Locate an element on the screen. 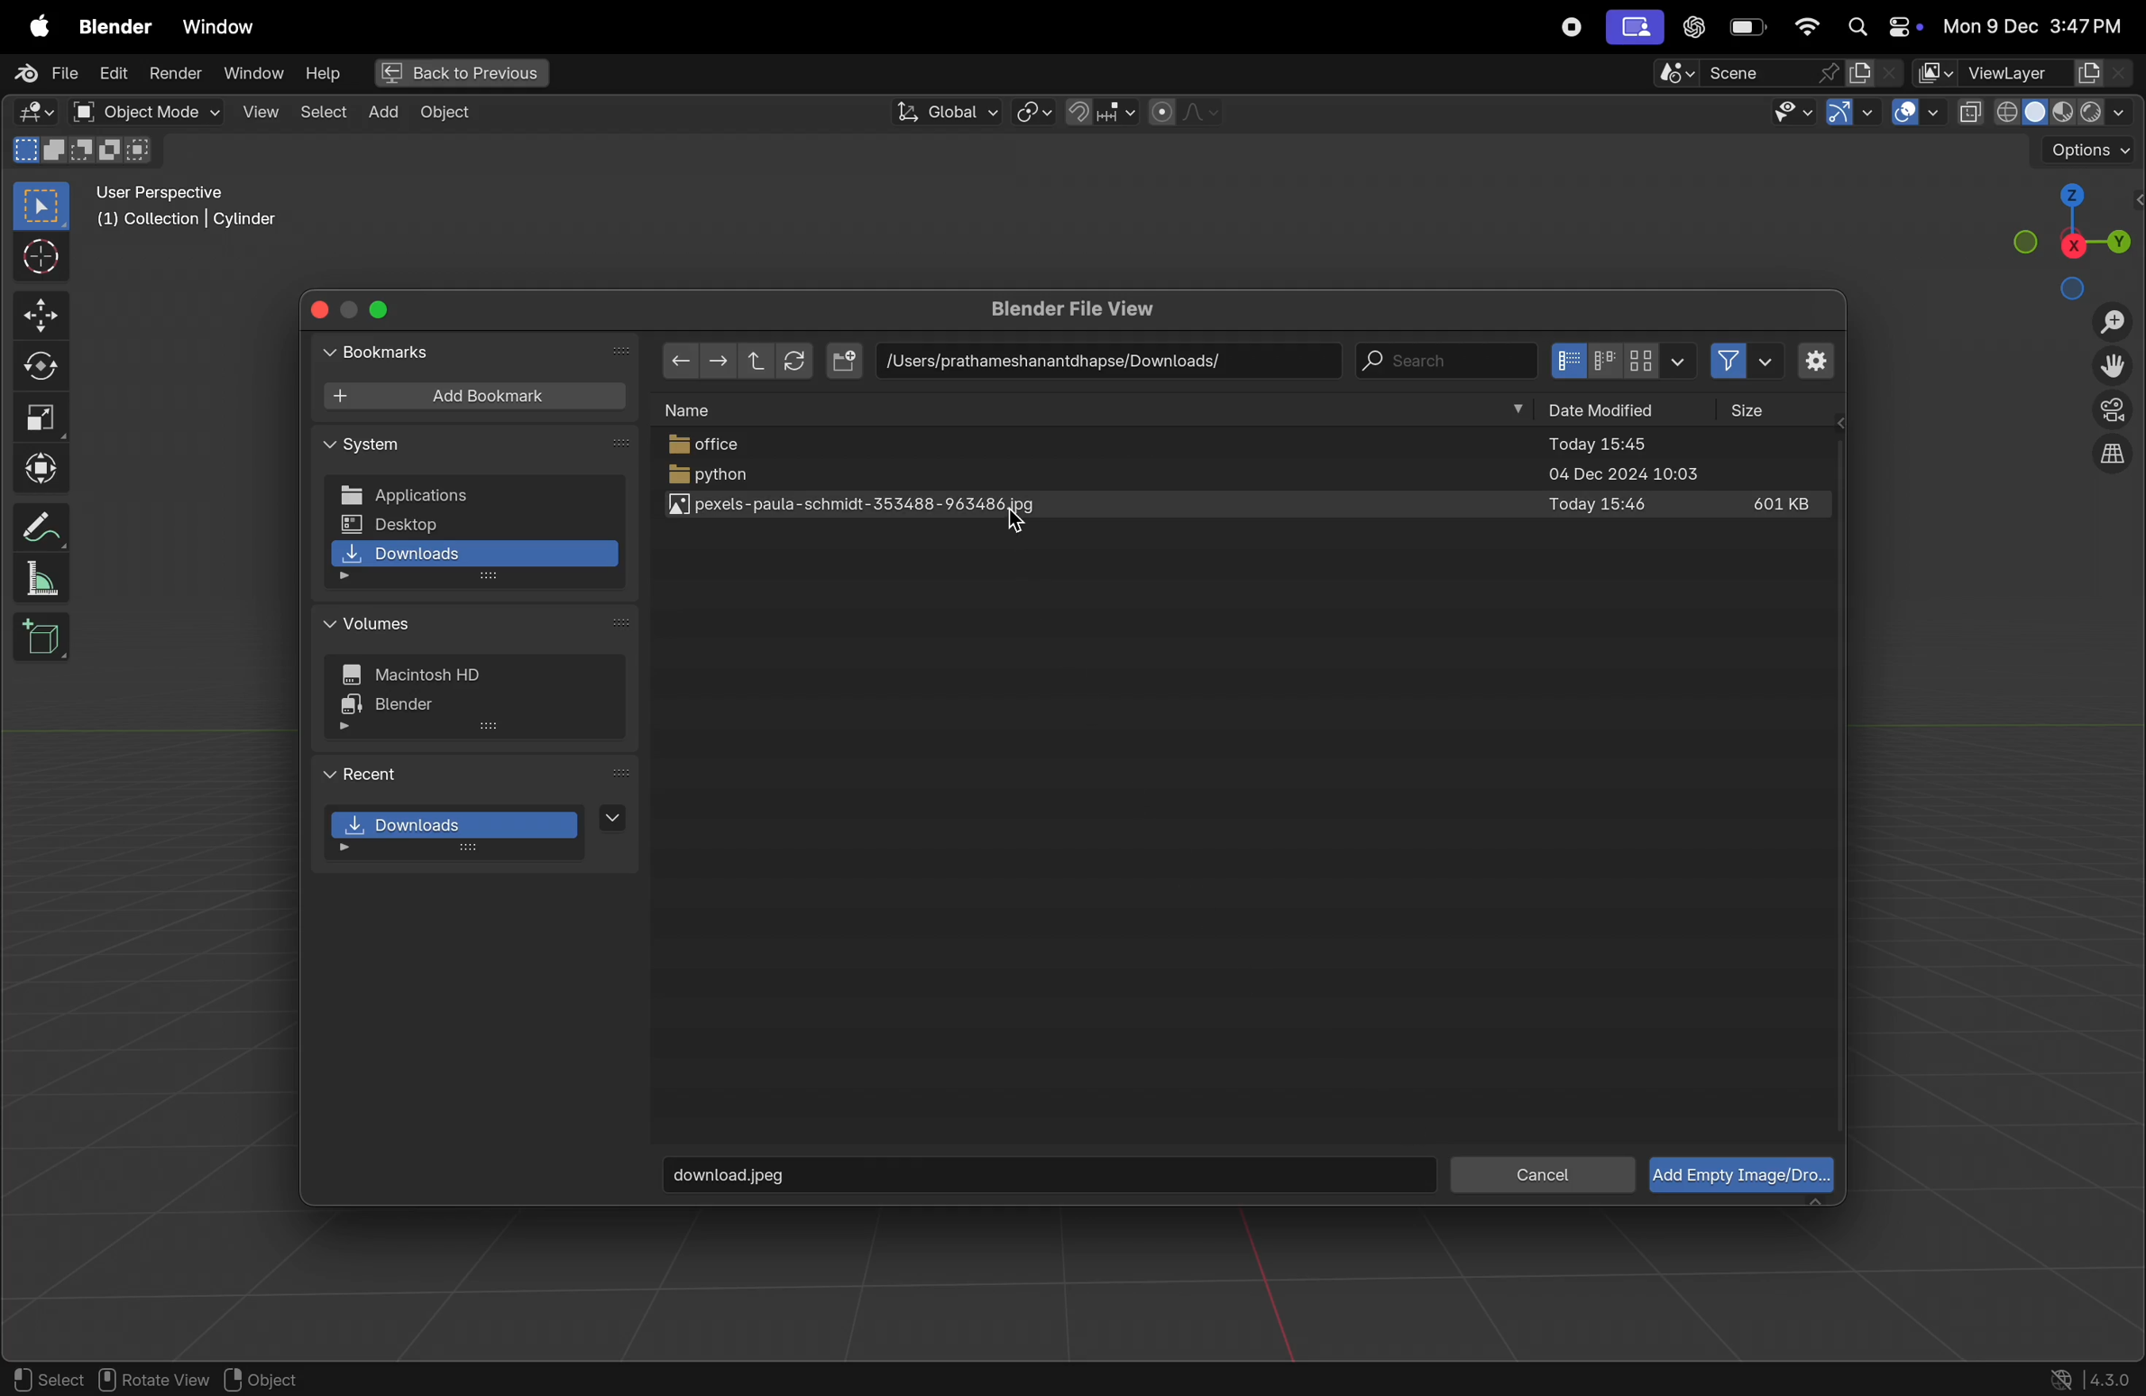 The image size is (2146, 1396). refresh is located at coordinates (797, 360).